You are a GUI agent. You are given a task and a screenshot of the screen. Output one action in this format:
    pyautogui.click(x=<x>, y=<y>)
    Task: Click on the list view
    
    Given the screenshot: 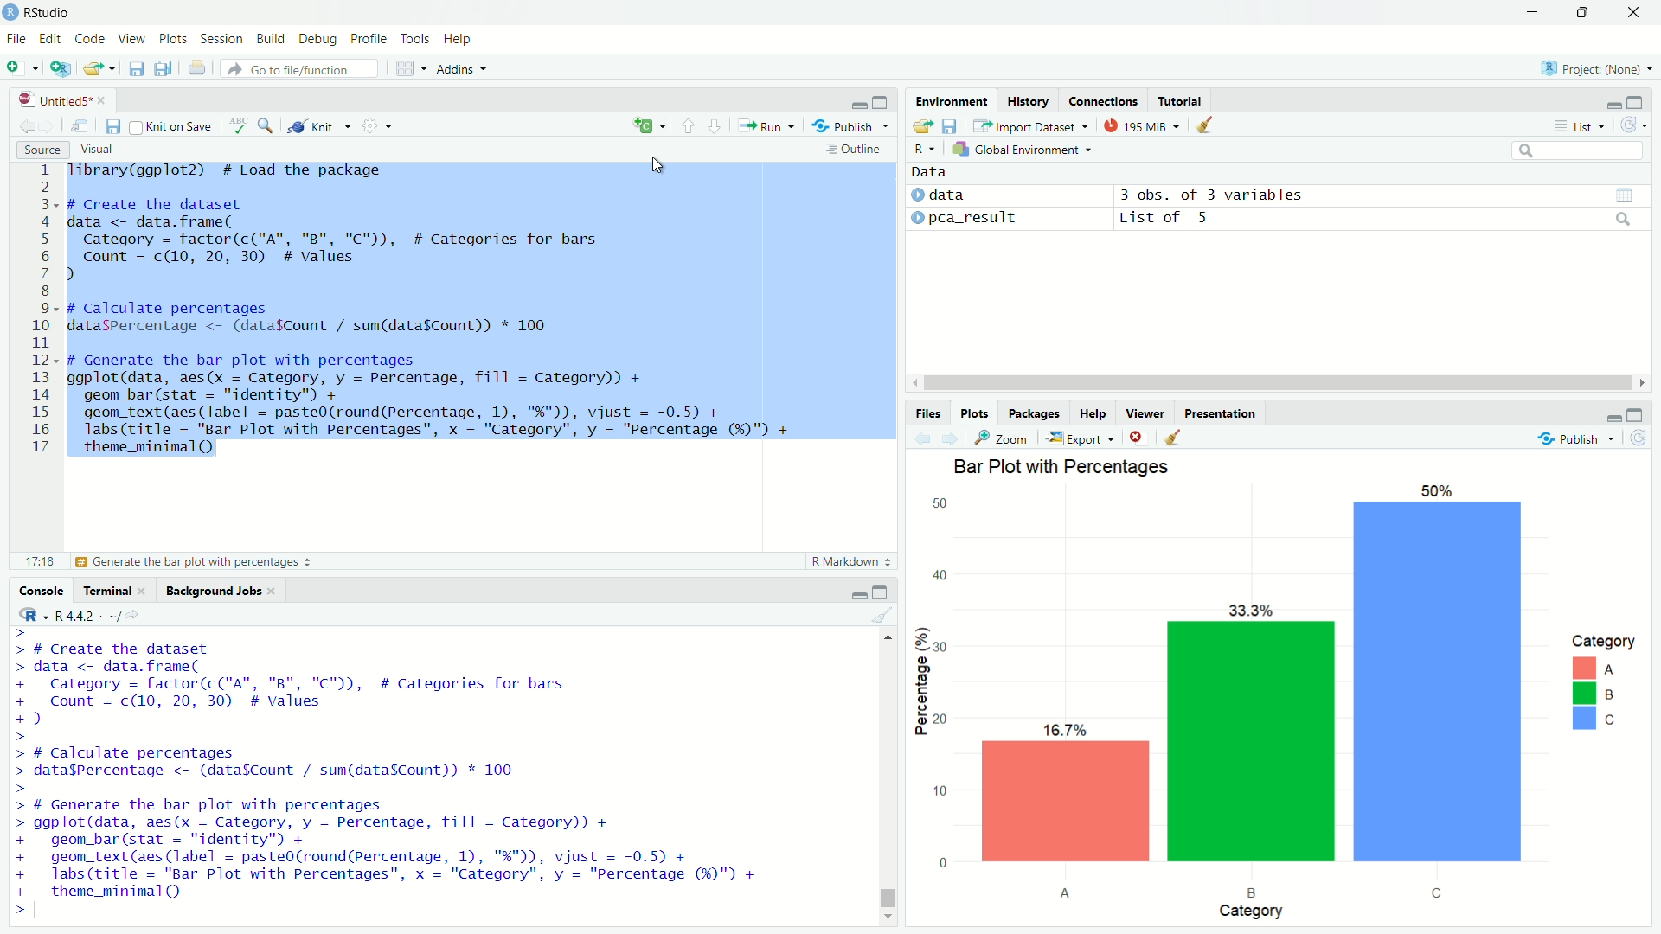 What is the action you would take?
    pyautogui.click(x=1578, y=126)
    